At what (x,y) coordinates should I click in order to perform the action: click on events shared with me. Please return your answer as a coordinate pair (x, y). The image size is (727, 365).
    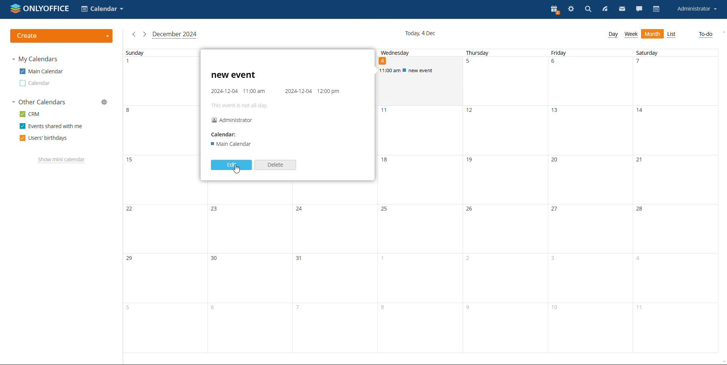
    Looking at the image, I should click on (51, 126).